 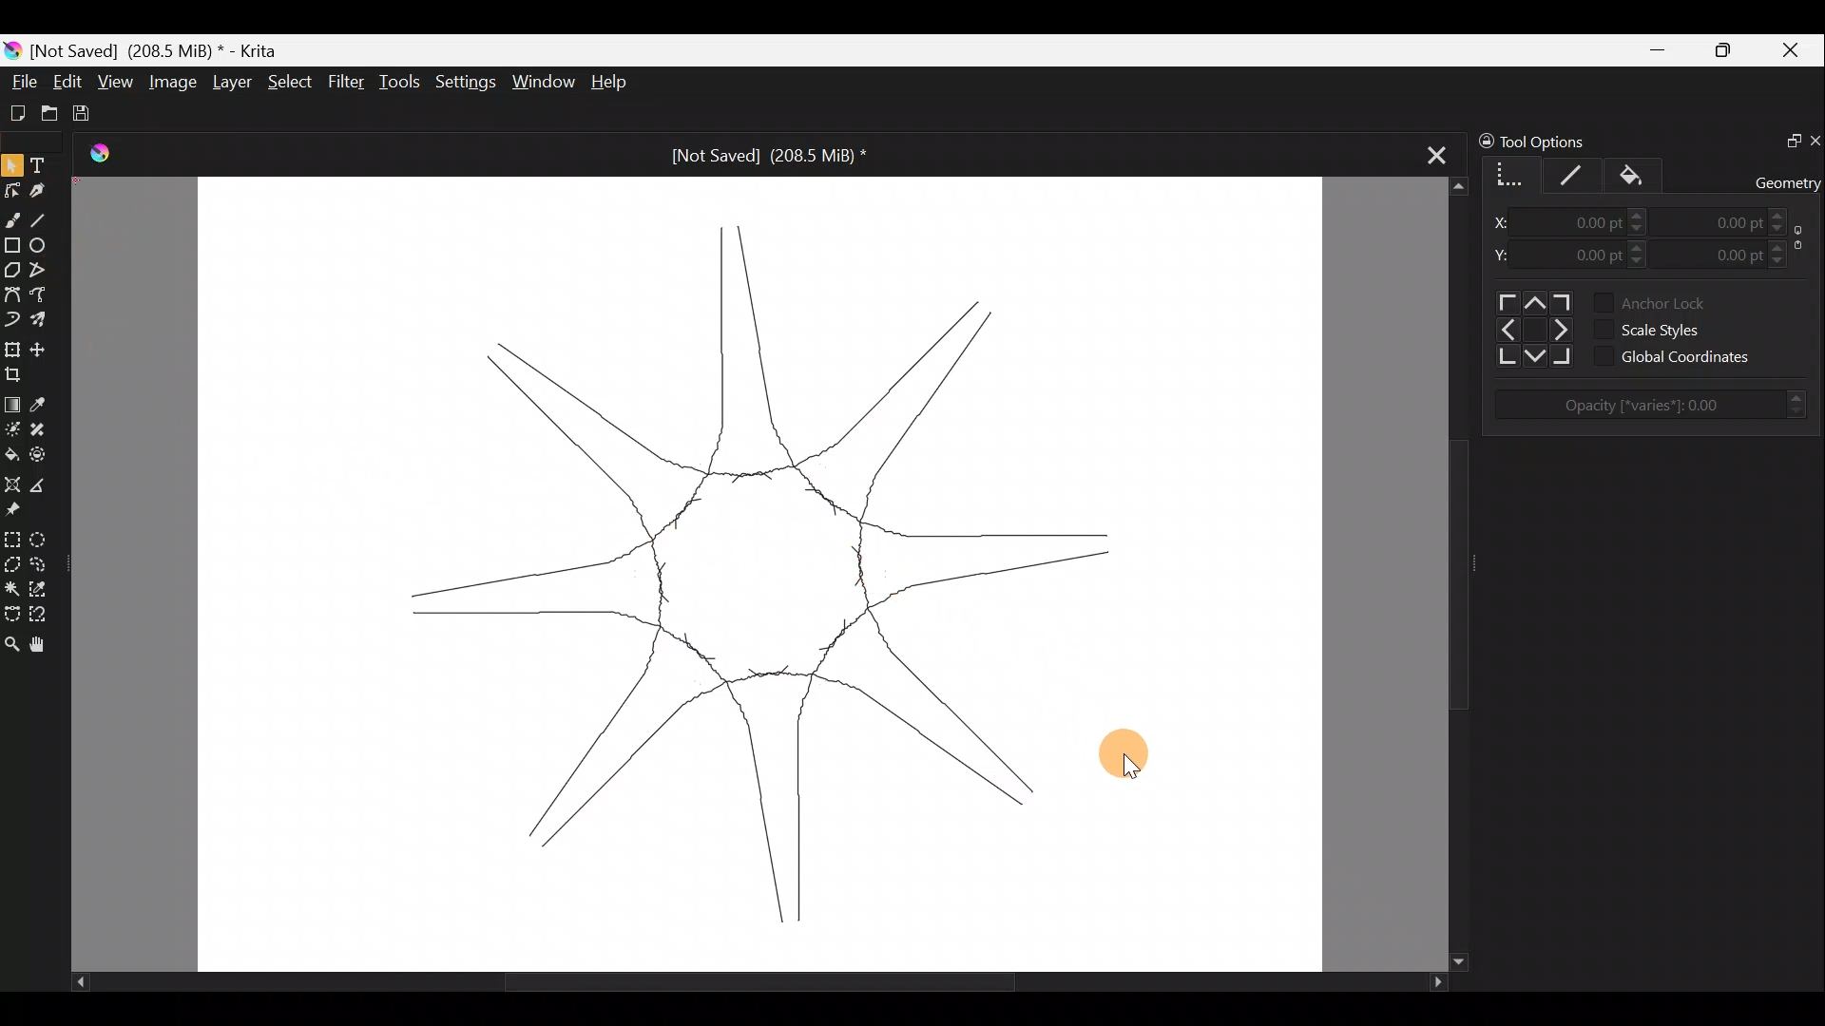 I want to click on Dynamic brush tool, so click(x=11, y=319).